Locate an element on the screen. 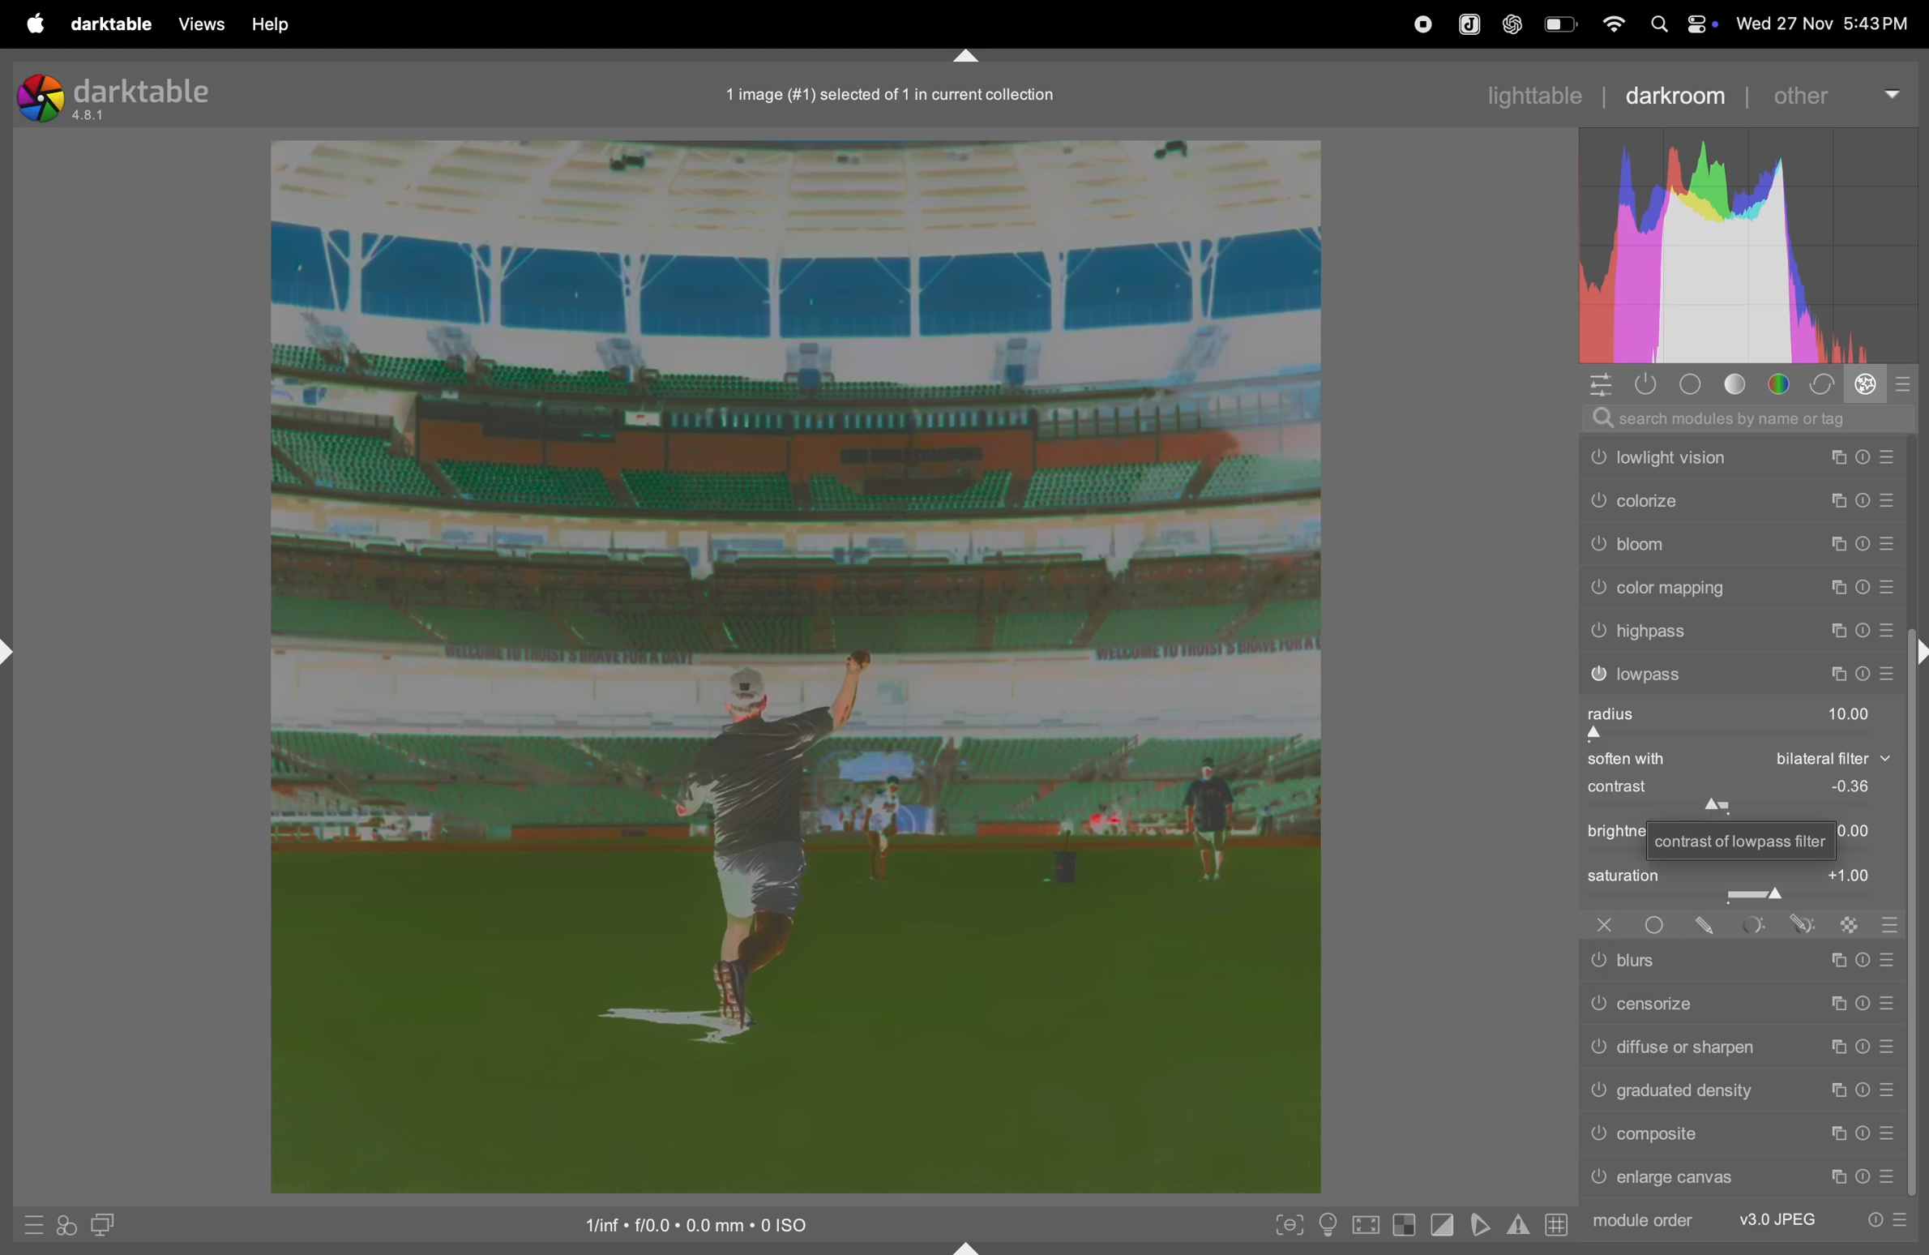 The height and width of the screenshot is (1255, 1929). darkroom is located at coordinates (1673, 95).